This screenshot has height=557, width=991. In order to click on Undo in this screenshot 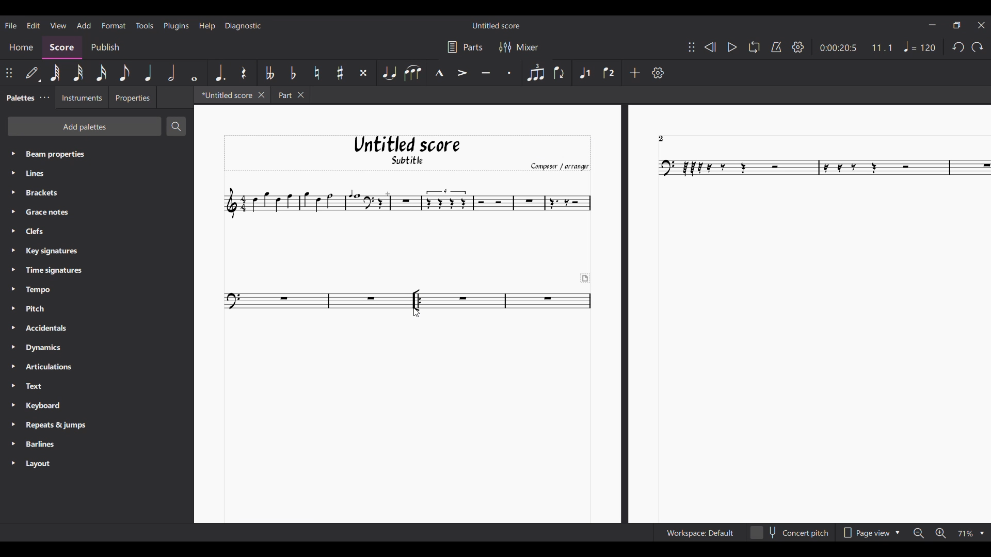, I will do `click(958, 47)`.